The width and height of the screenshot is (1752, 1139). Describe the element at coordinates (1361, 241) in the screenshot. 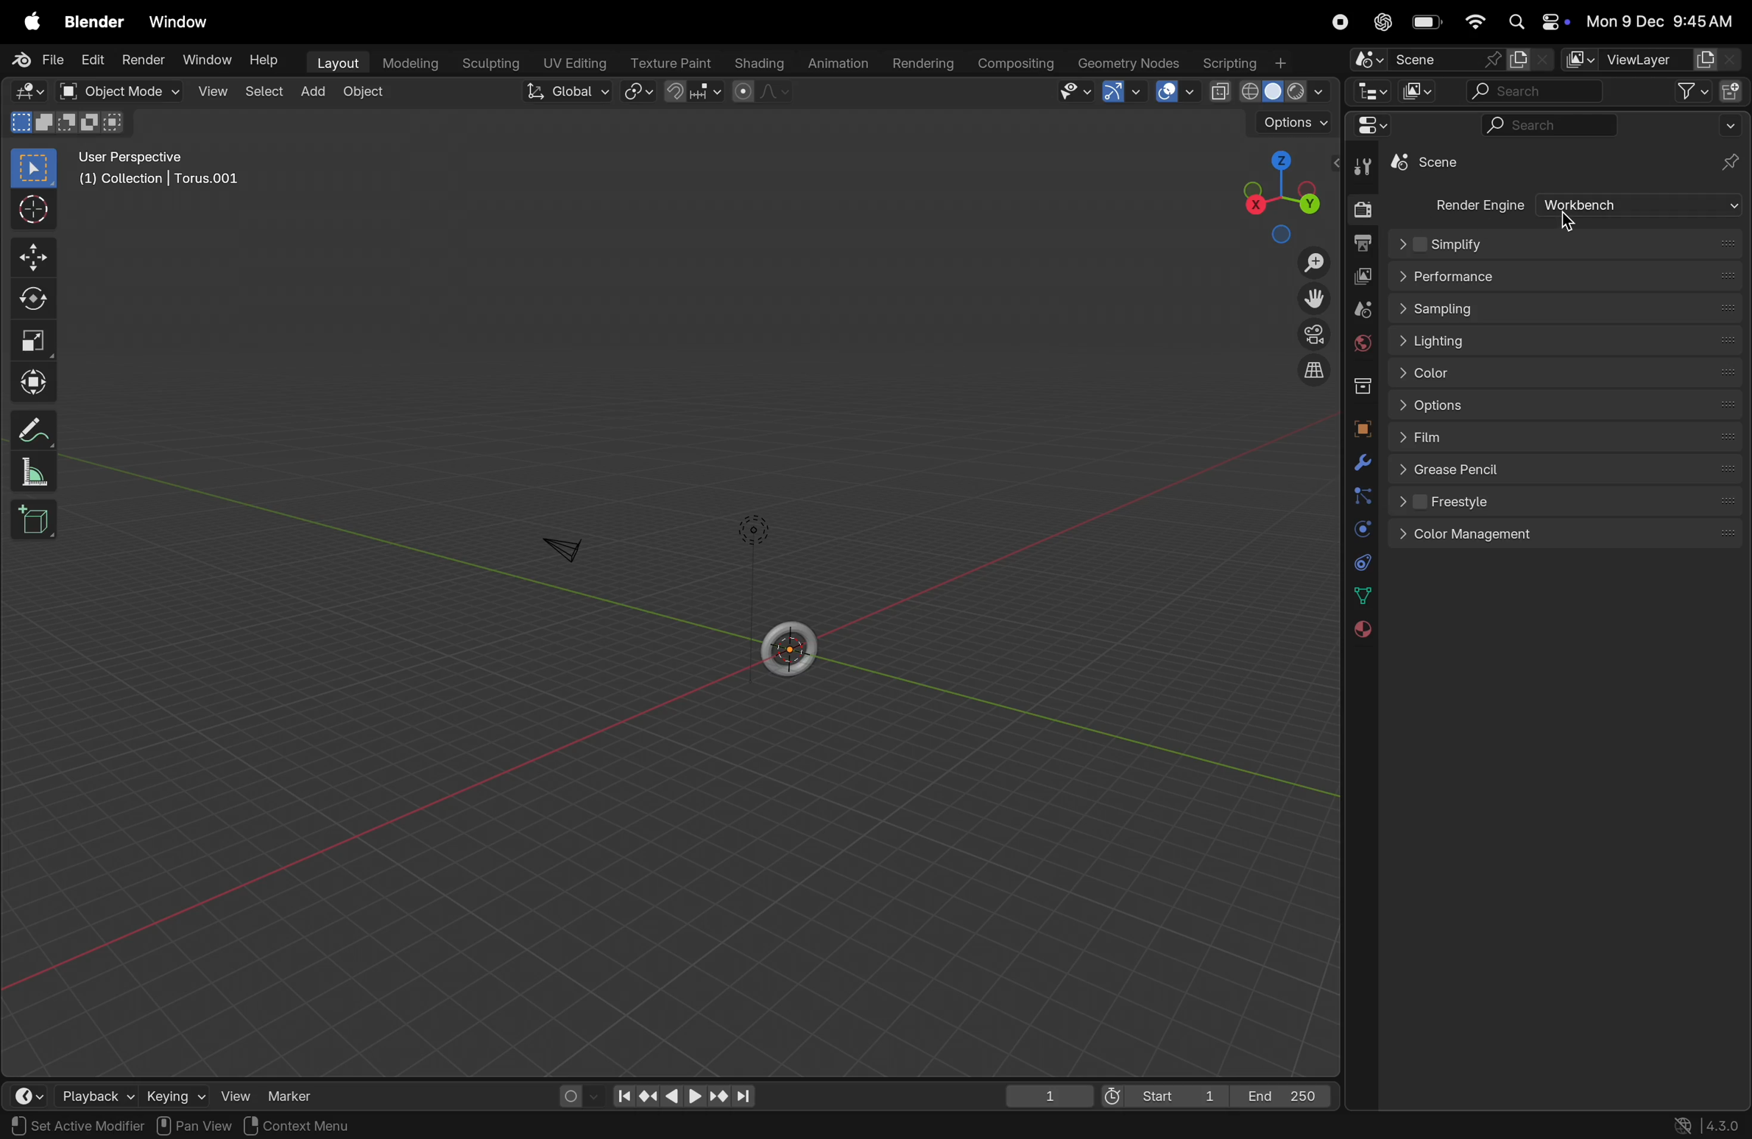

I see `output` at that location.